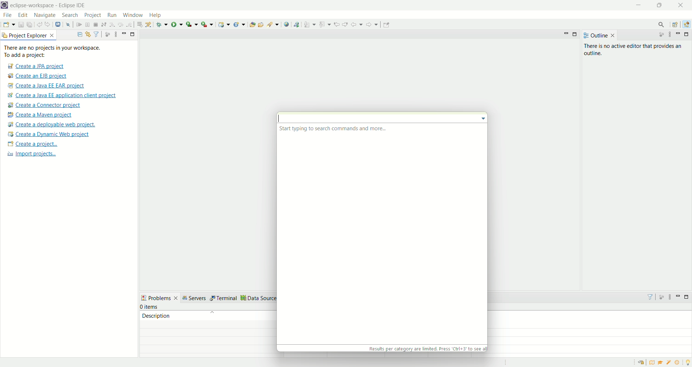  I want to click on skip all breakpoints, so click(68, 25).